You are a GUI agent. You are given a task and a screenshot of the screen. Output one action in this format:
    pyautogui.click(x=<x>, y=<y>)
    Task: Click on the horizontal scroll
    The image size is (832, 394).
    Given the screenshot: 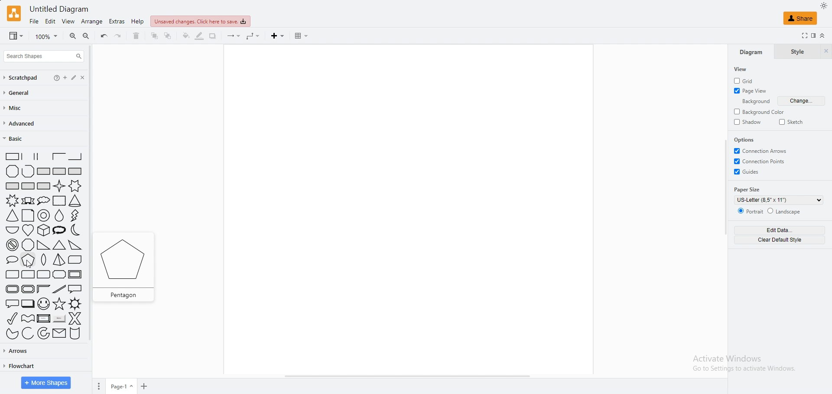 What is the action you would take?
    pyautogui.click(x=407, y=377)
    